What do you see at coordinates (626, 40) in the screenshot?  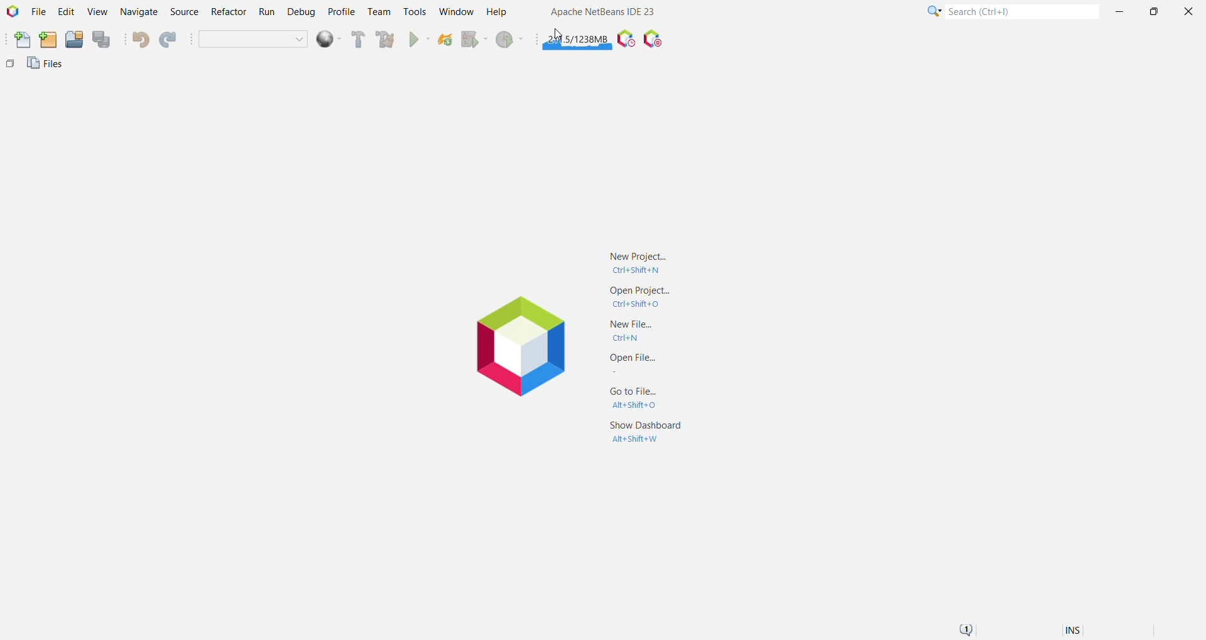 I see `Pause IDE profiling and take a Snapshot` at bounding box center [626, 40].